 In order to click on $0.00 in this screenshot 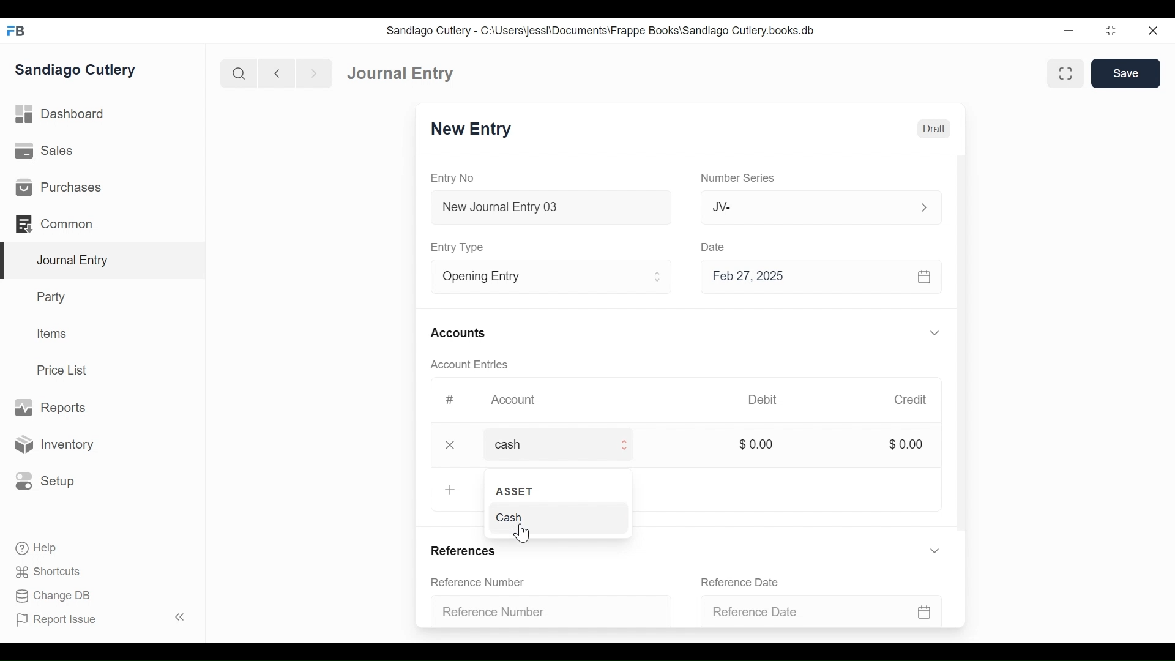, I will do `click(757, 444)`.